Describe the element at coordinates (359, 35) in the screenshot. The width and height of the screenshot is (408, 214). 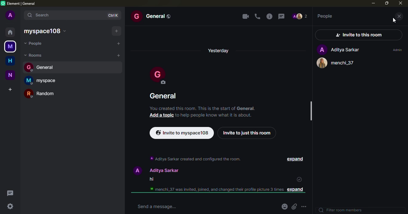
I see `invite to this room` at that location.